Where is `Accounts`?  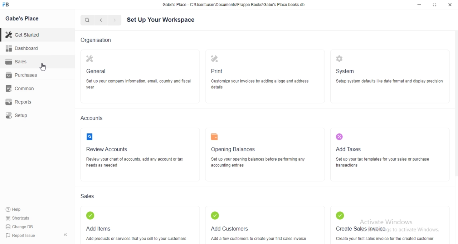 Accounts is located at coordinates (98, 118).